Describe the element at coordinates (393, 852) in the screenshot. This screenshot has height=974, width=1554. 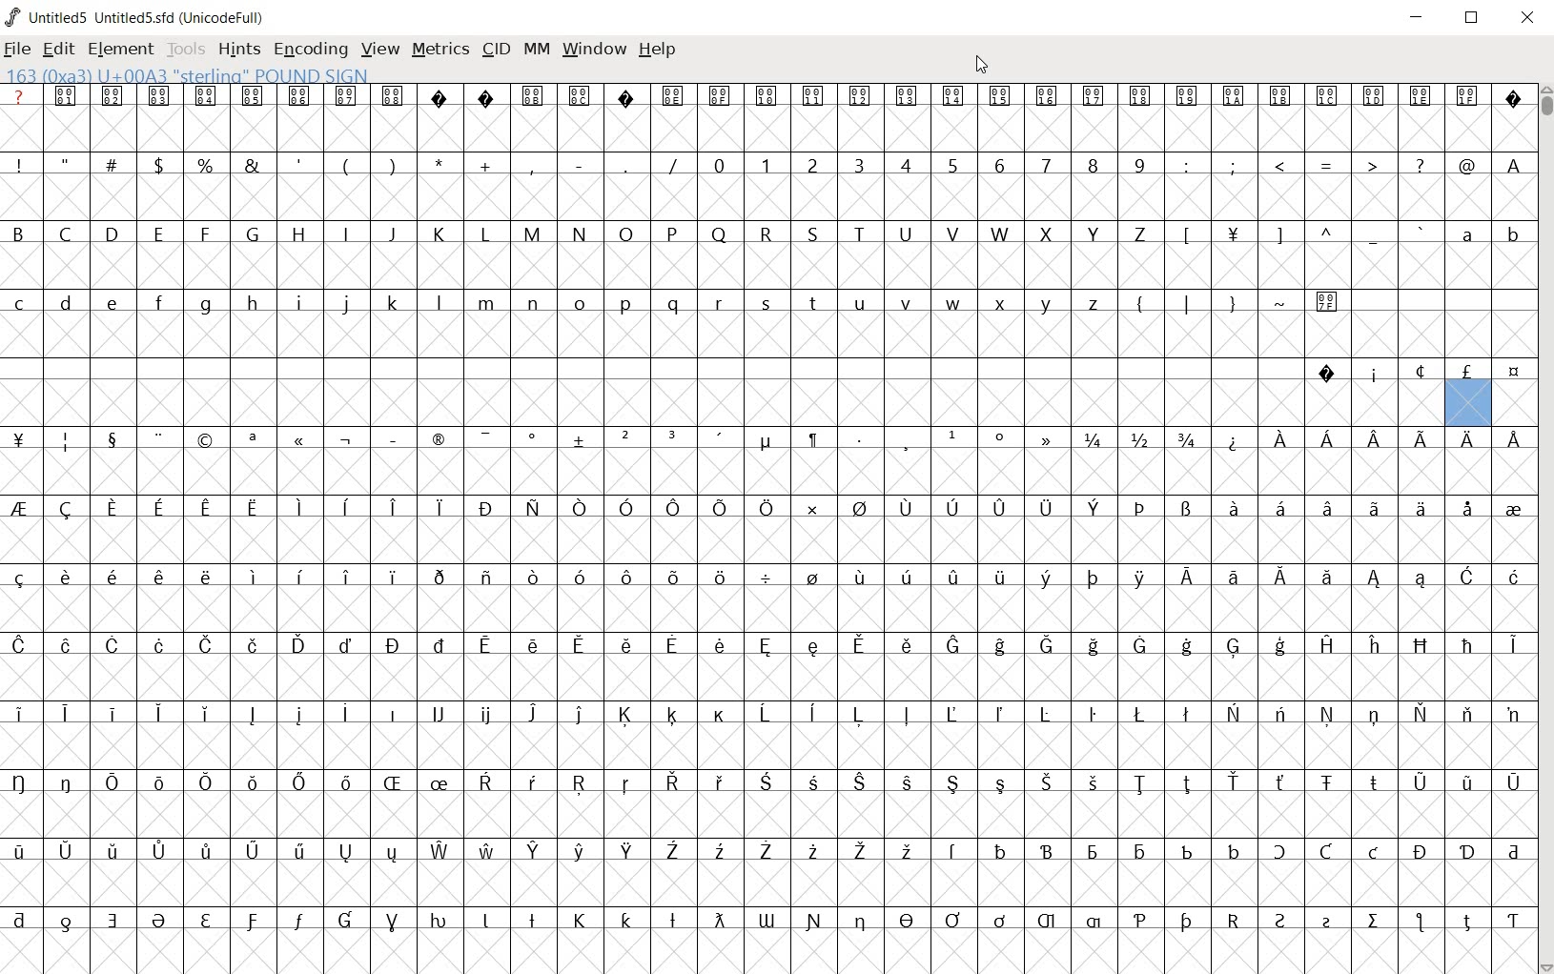
I see `Symbol` at that location.